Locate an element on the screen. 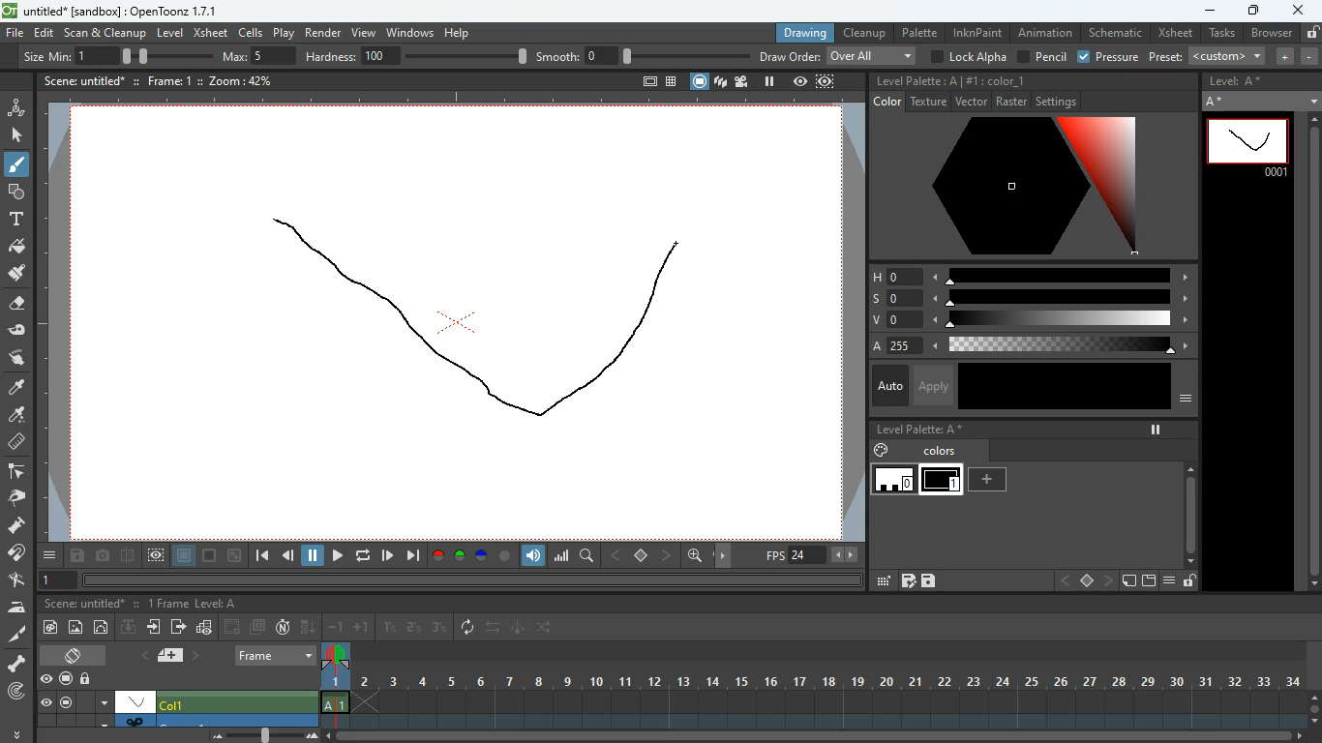 The image size is (1322, 743). more options is located at coordinates (105, 701).